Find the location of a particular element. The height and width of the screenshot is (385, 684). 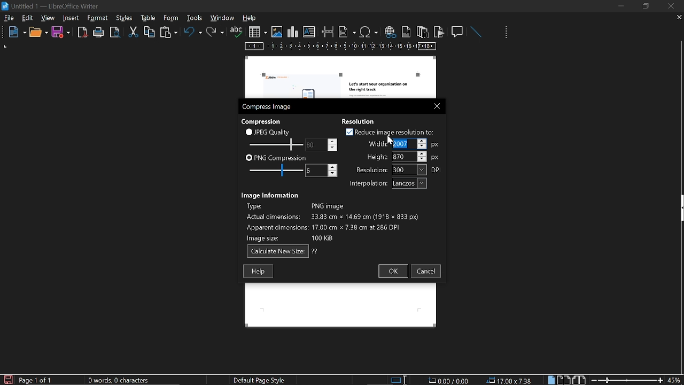

insert page break is located at coordinates (328, 32).